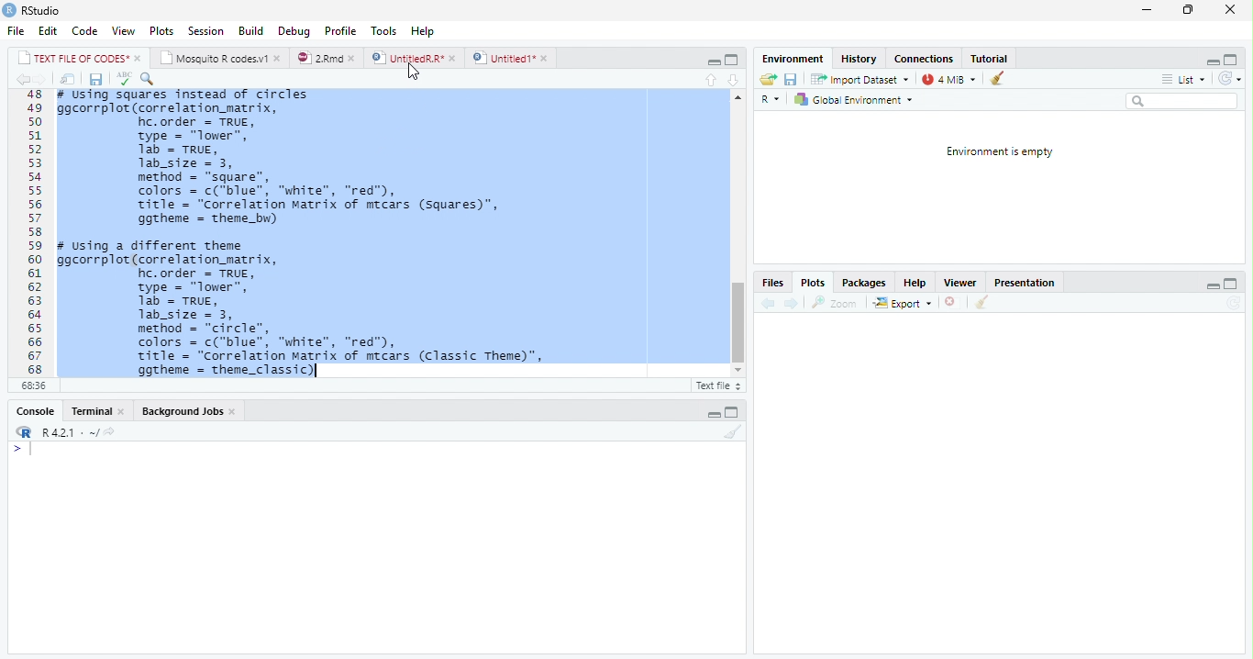 The width and height of the screenshot is (1253, 659). Describe the element at coordinates (1233, 285) in the screenshot. I see `hide console` at that location.